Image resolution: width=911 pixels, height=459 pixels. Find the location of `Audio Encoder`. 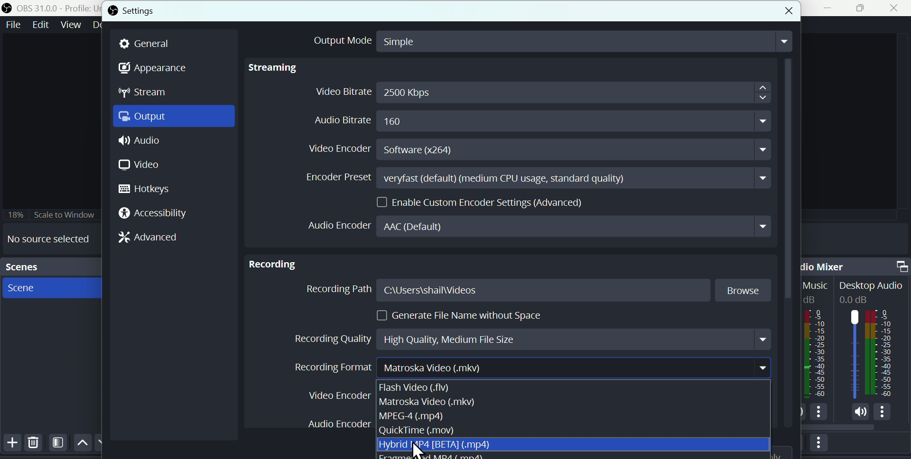

Audio Encoder is located at coordinates (335, 425).